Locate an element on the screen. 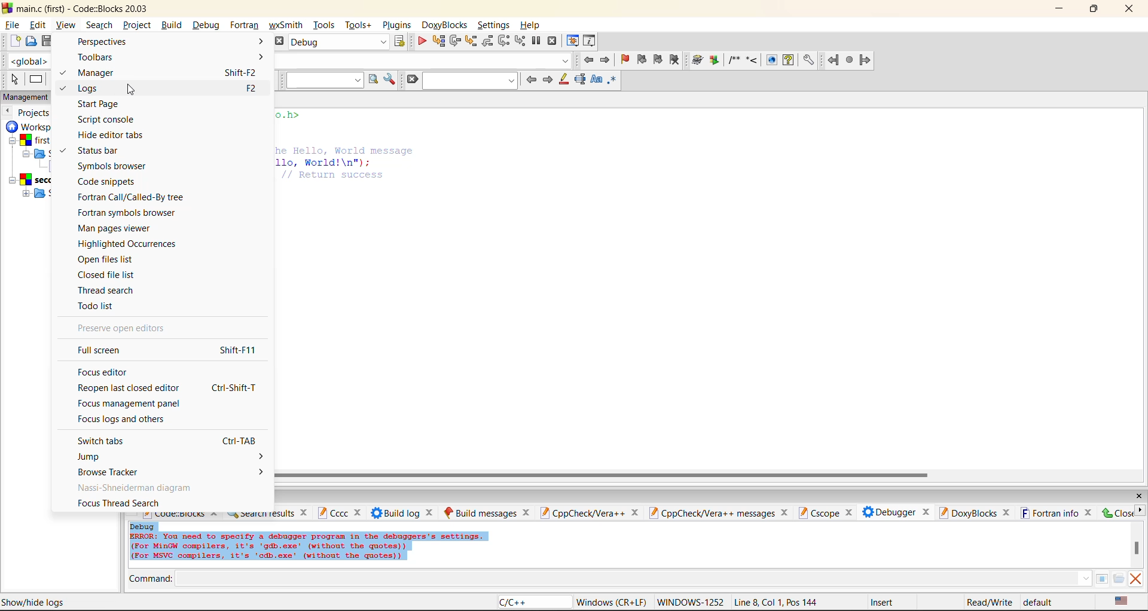  instruction is located at coordinates (38, 80).